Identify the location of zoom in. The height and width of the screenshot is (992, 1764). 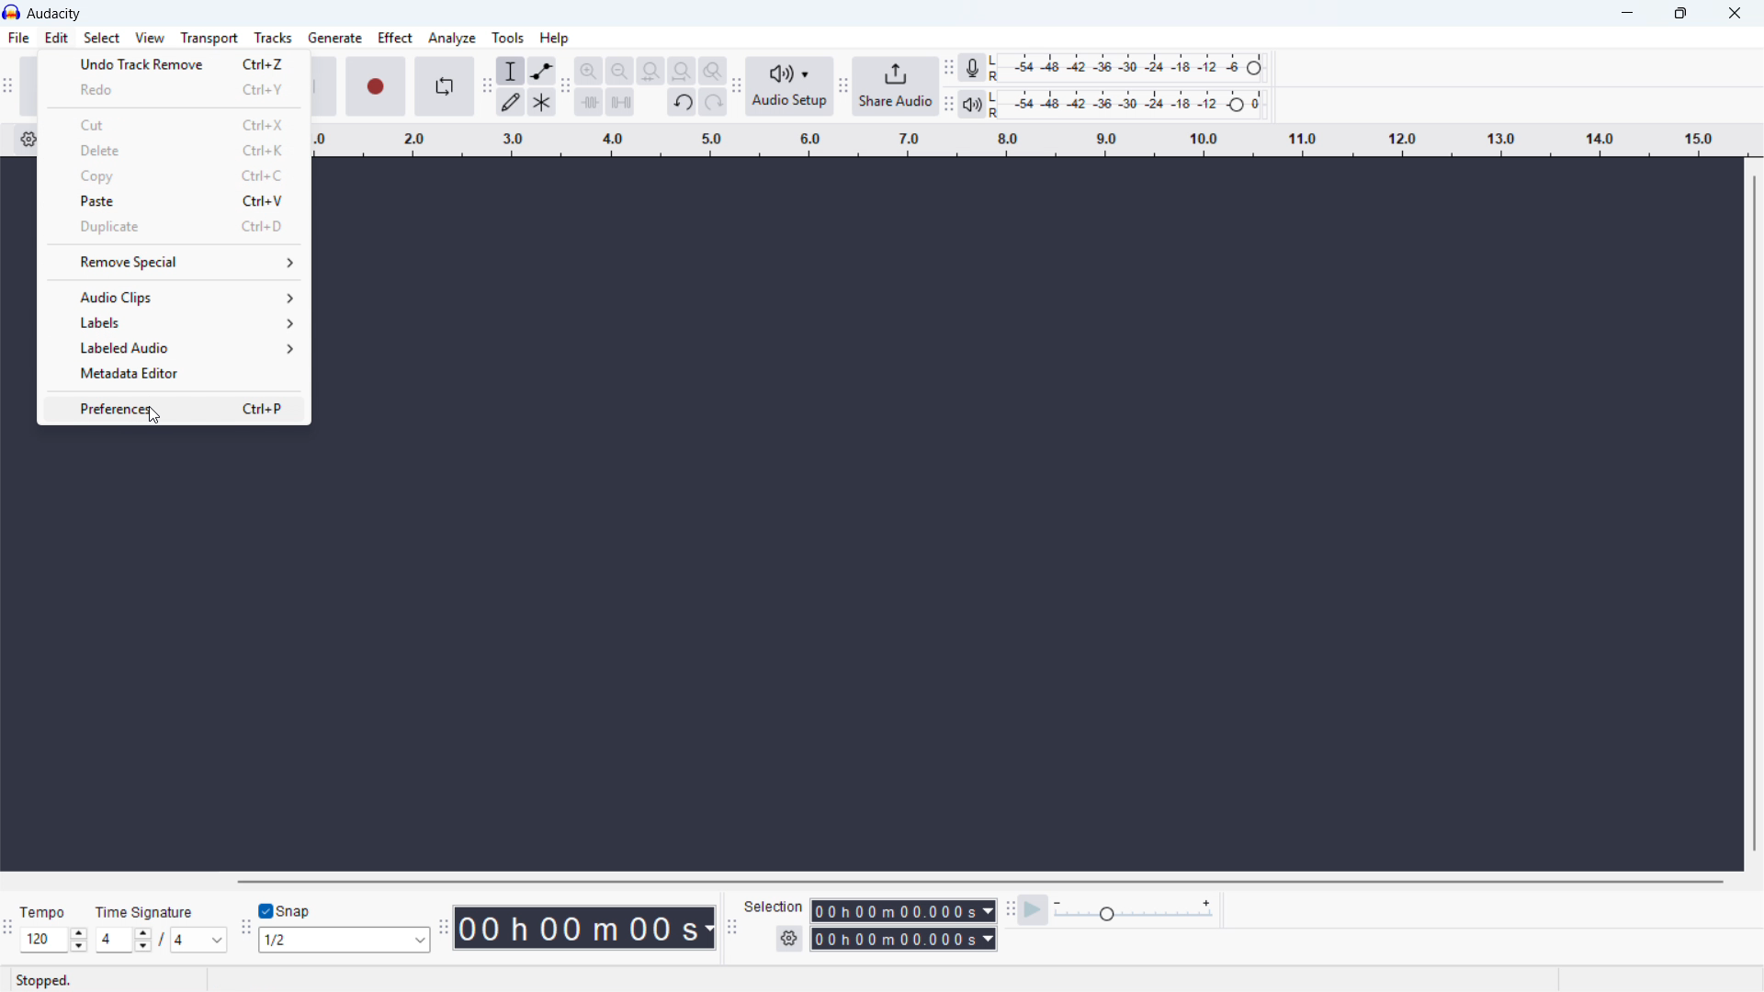
(589, 70).